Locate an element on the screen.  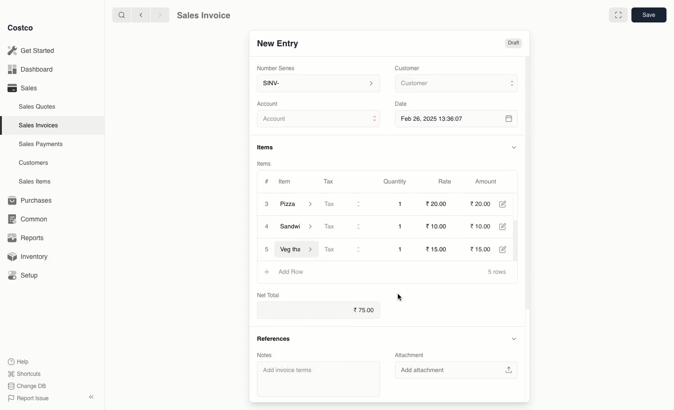
Dashboard is located at coordinates (29, 70).